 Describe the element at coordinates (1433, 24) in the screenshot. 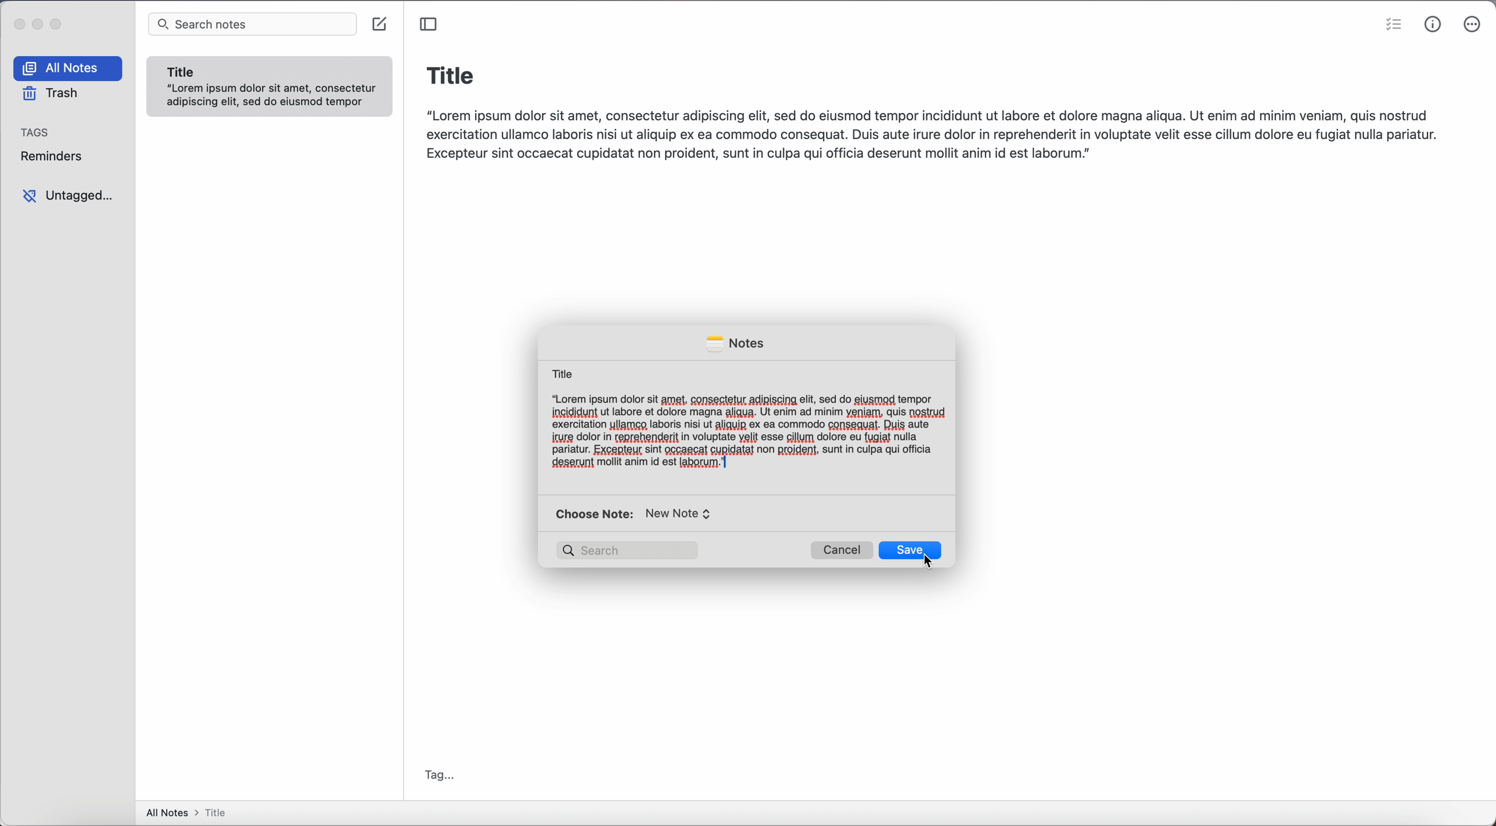

I see `metrics` at that location.